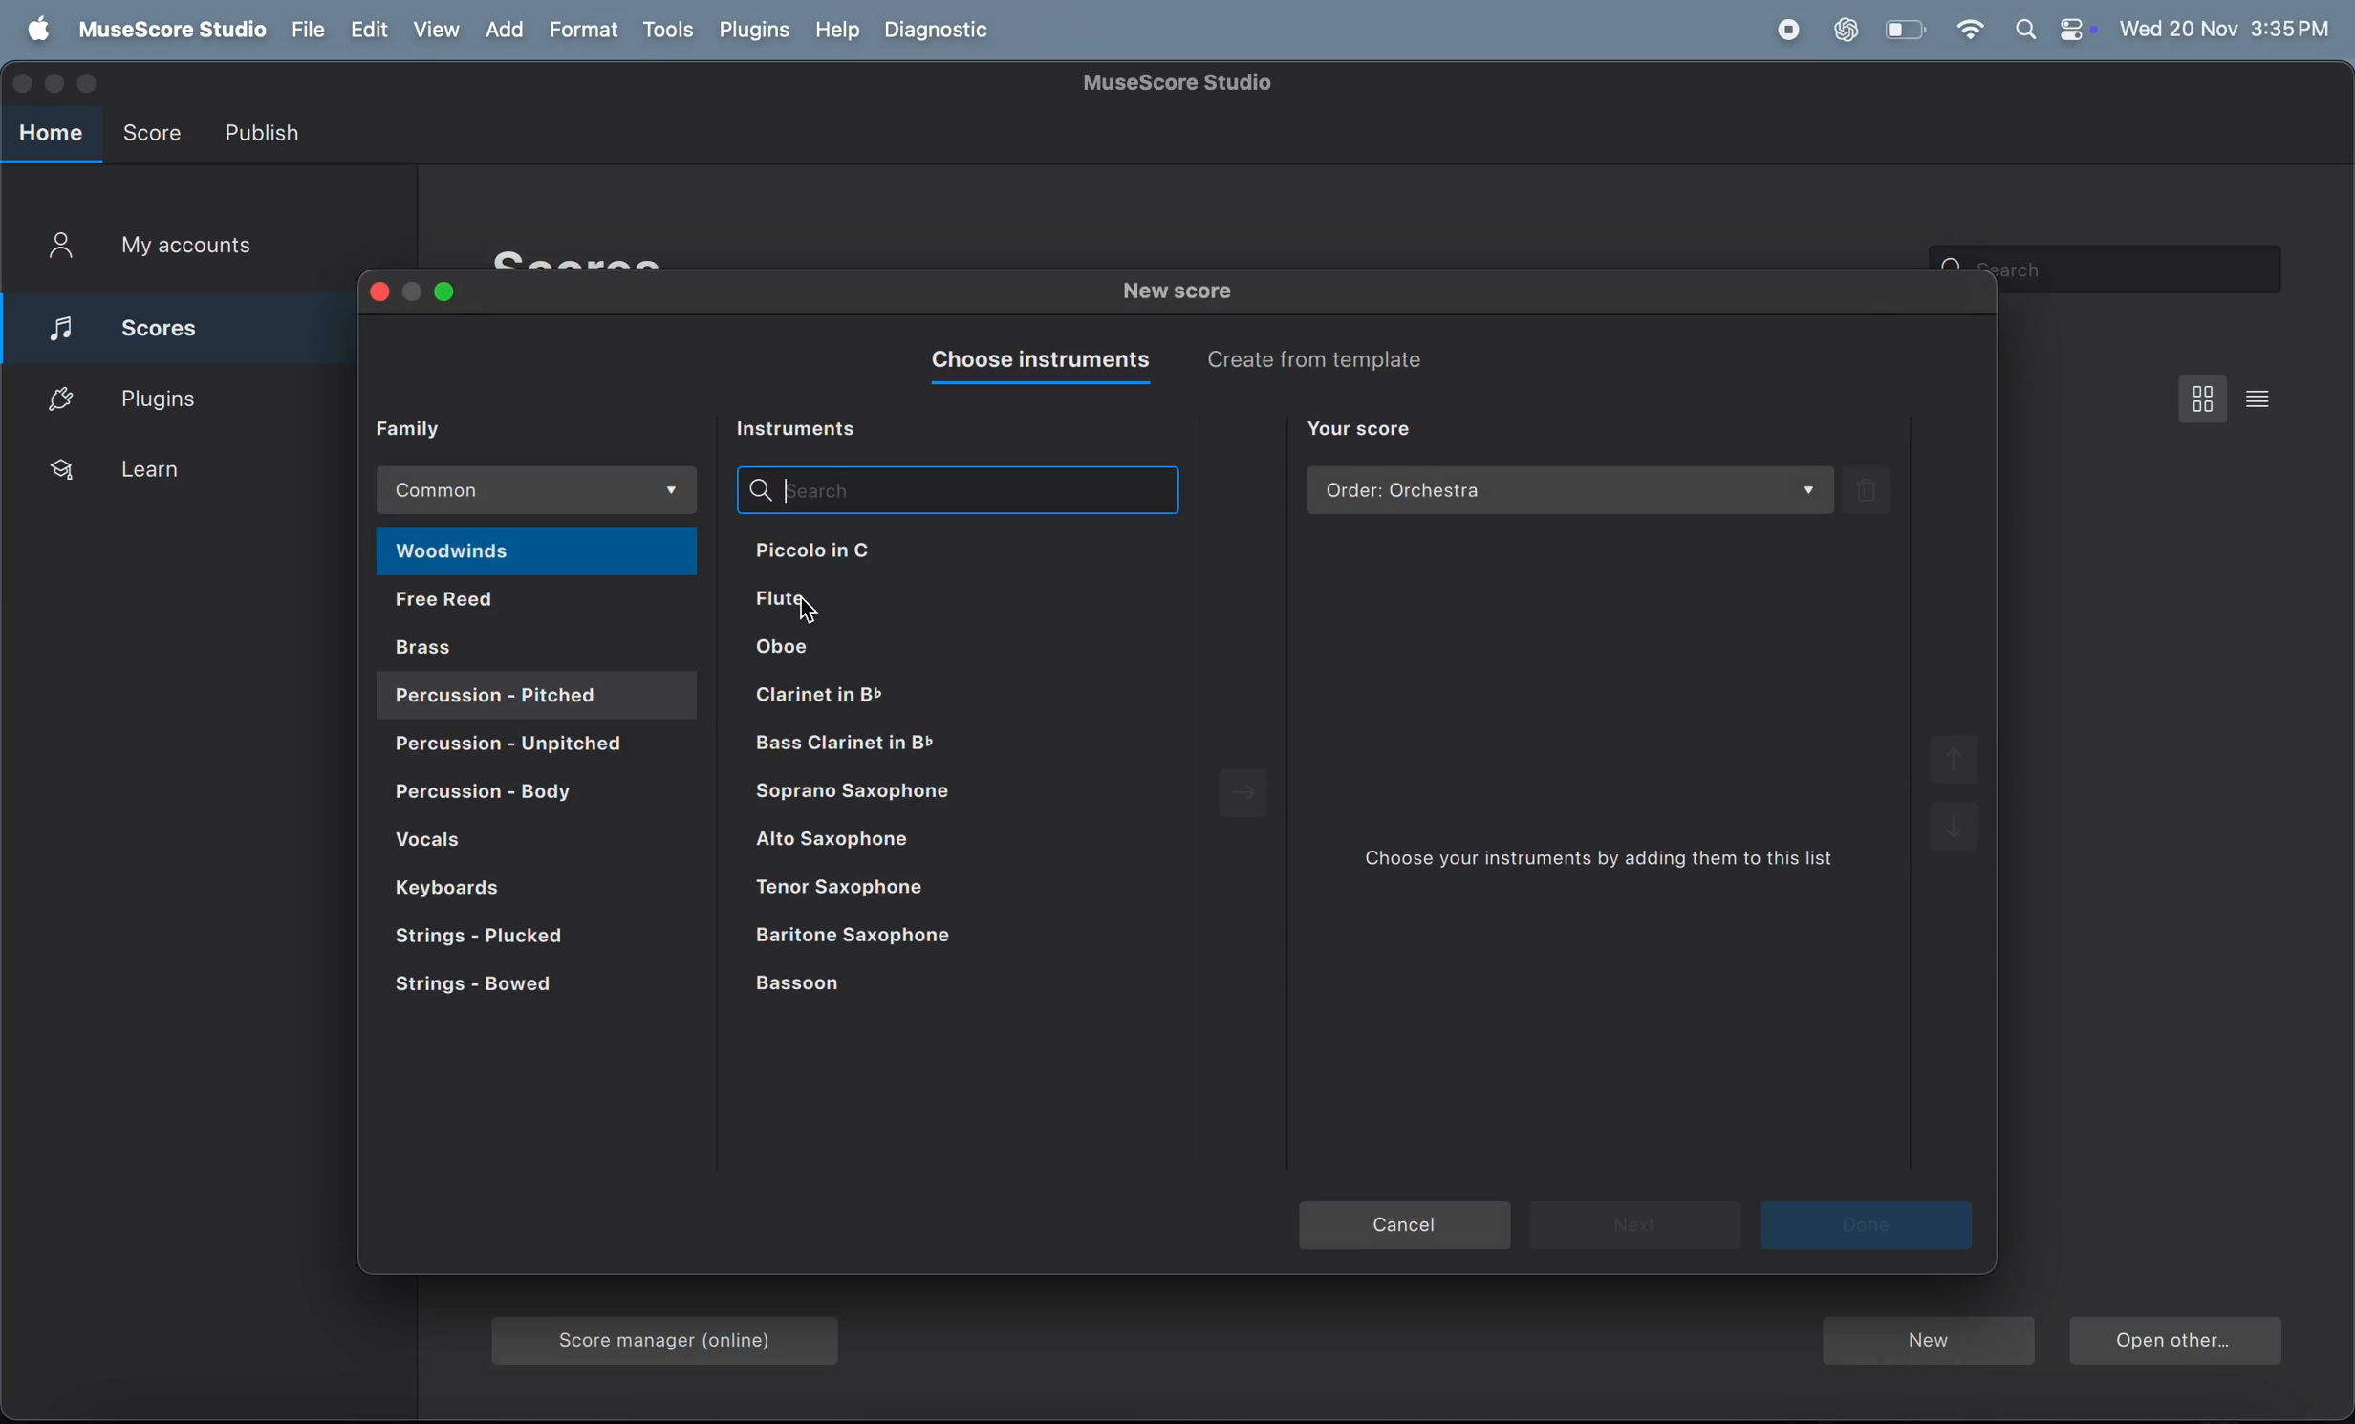 This screenshot has width=2355, height=1424. I want to click on scores, so click(615, 255).